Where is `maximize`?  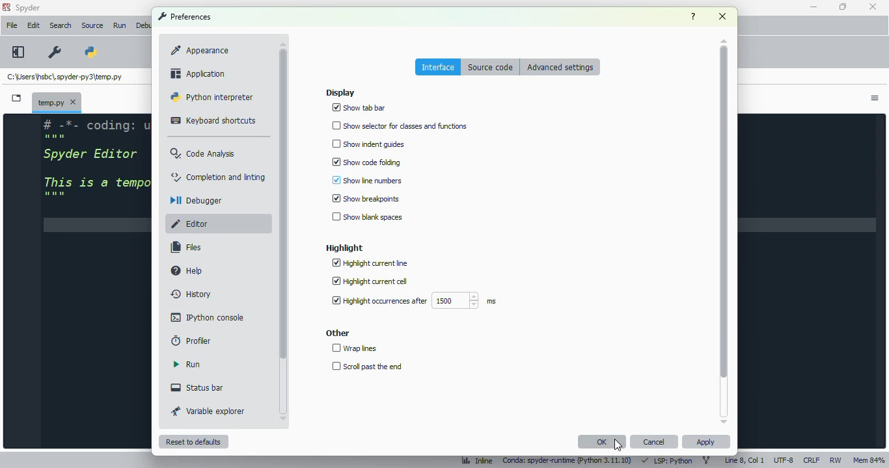 maximize is located at coordinates (841, 6).